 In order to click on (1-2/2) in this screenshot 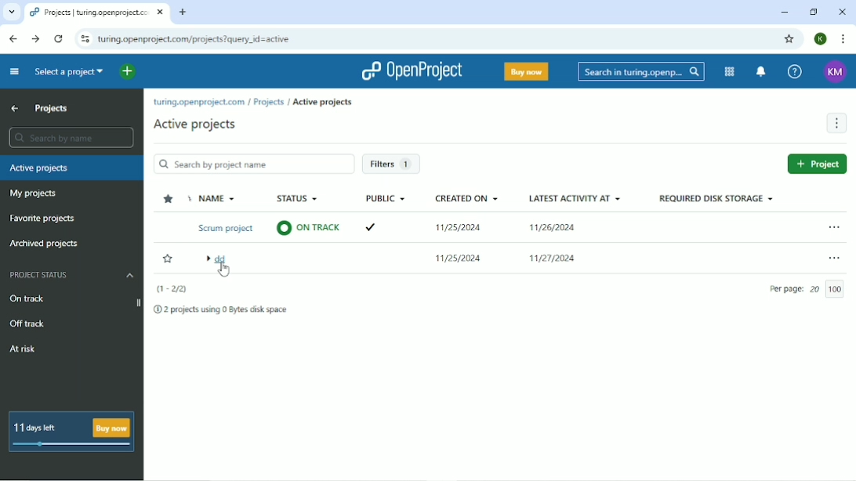, I will do `click(175, 289)`.